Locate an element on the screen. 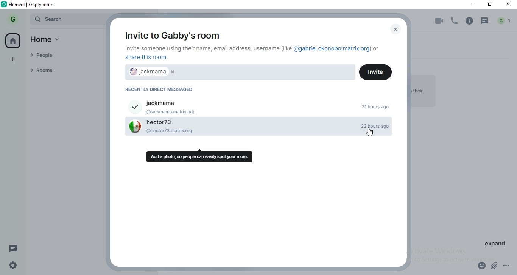  rooms is located at coordinates (62, 70).